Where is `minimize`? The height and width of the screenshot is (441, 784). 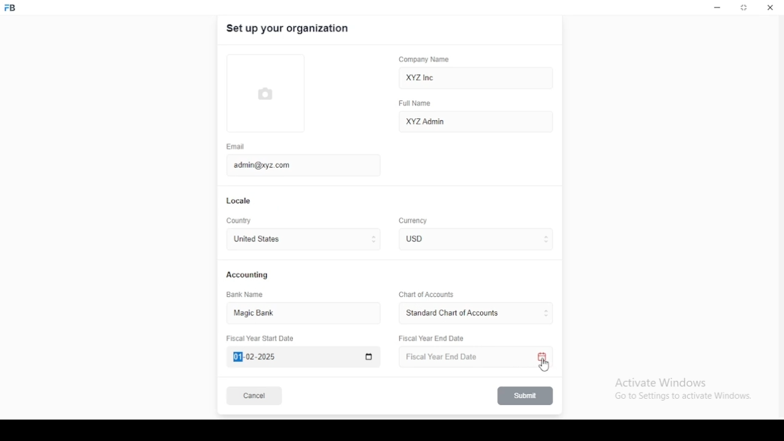 minimize is located at coordinates (717, 8).